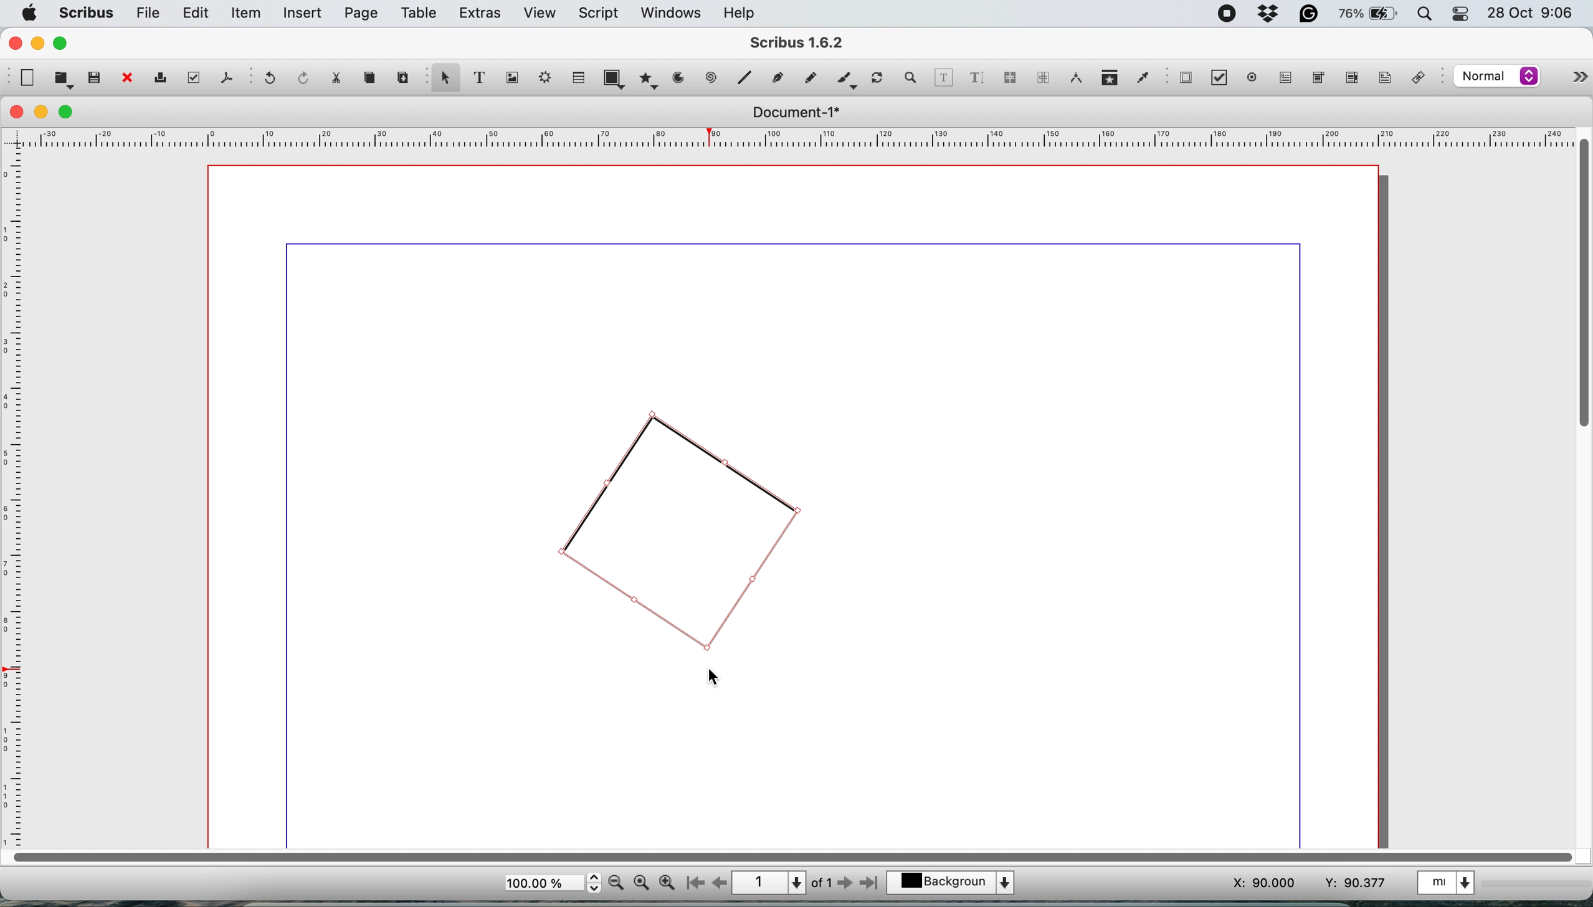 The image size is (1593, 907). What do you see at coordinates (1270, 14) in the screenshot?
I see `dropbox` at bounding box center [1270, 14].